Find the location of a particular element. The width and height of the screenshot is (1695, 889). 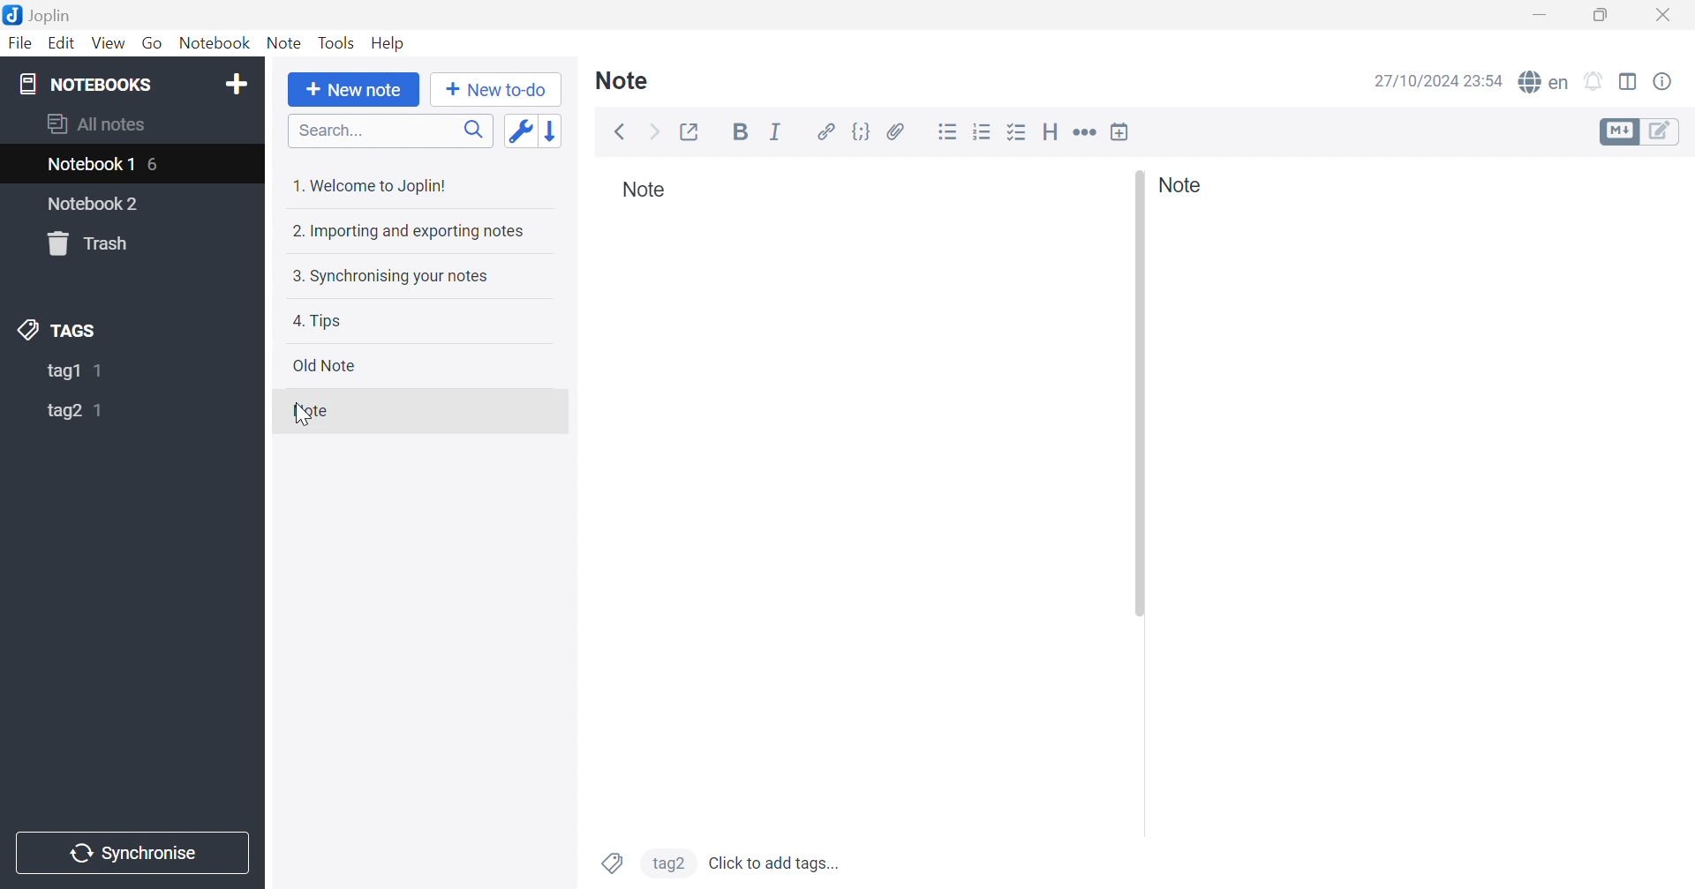

NOTEBOOKS is located at coordinates (83, 82).